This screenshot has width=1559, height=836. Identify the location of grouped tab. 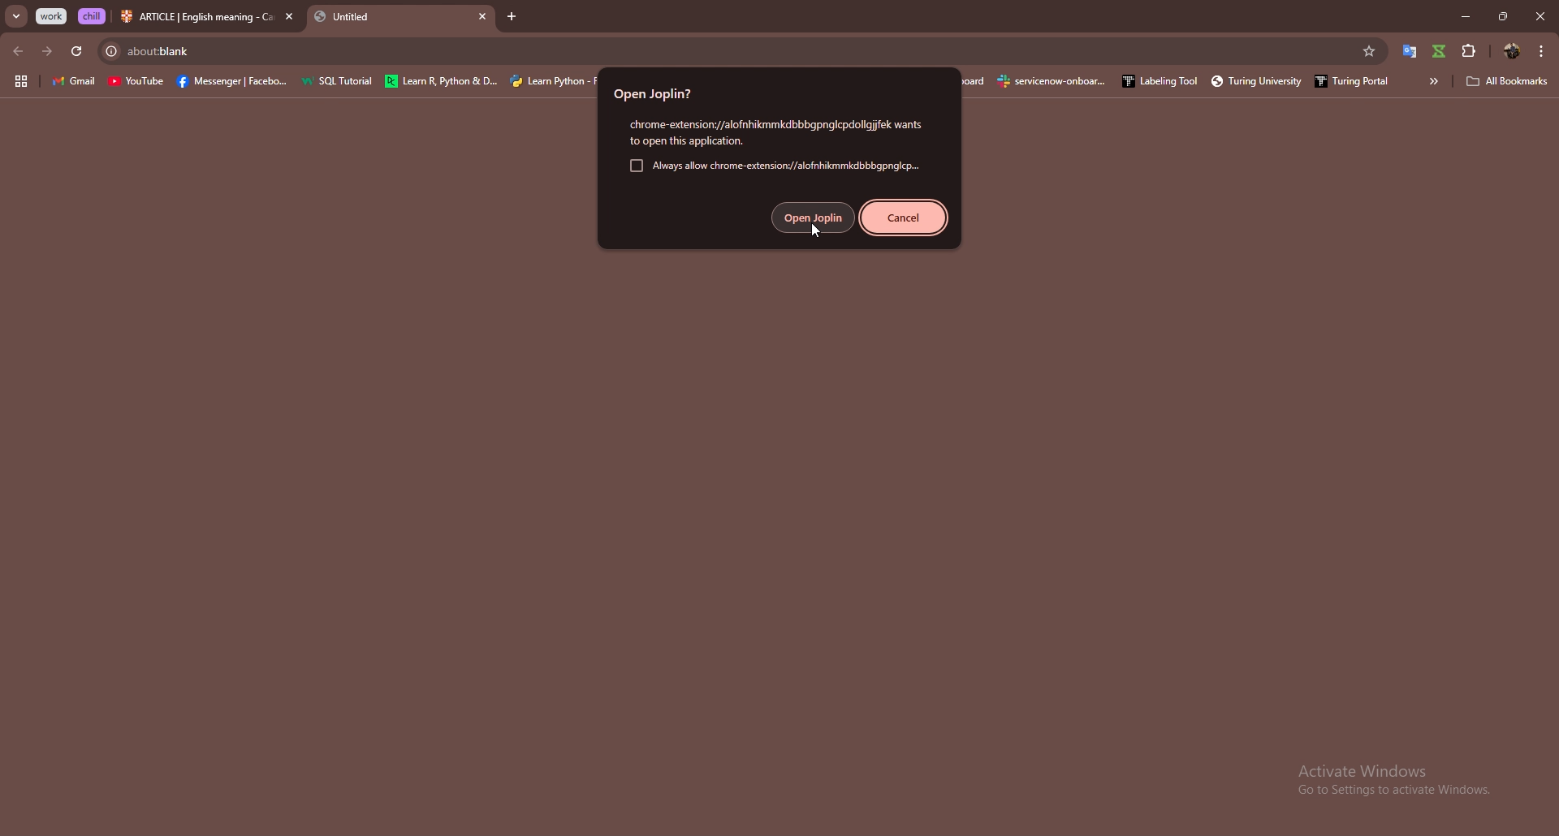
(53, 16).